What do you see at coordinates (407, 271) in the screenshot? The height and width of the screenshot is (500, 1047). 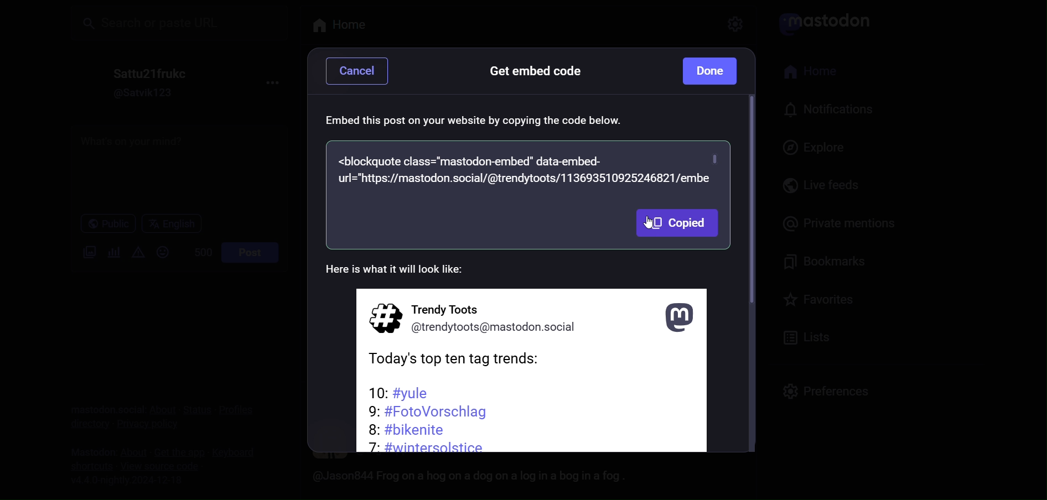 I see `preview text` at bounding box center [407, 271].